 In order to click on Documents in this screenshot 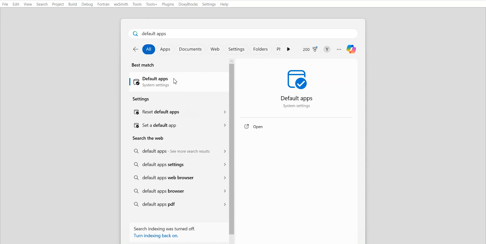, I will do `click(191, 49)`.